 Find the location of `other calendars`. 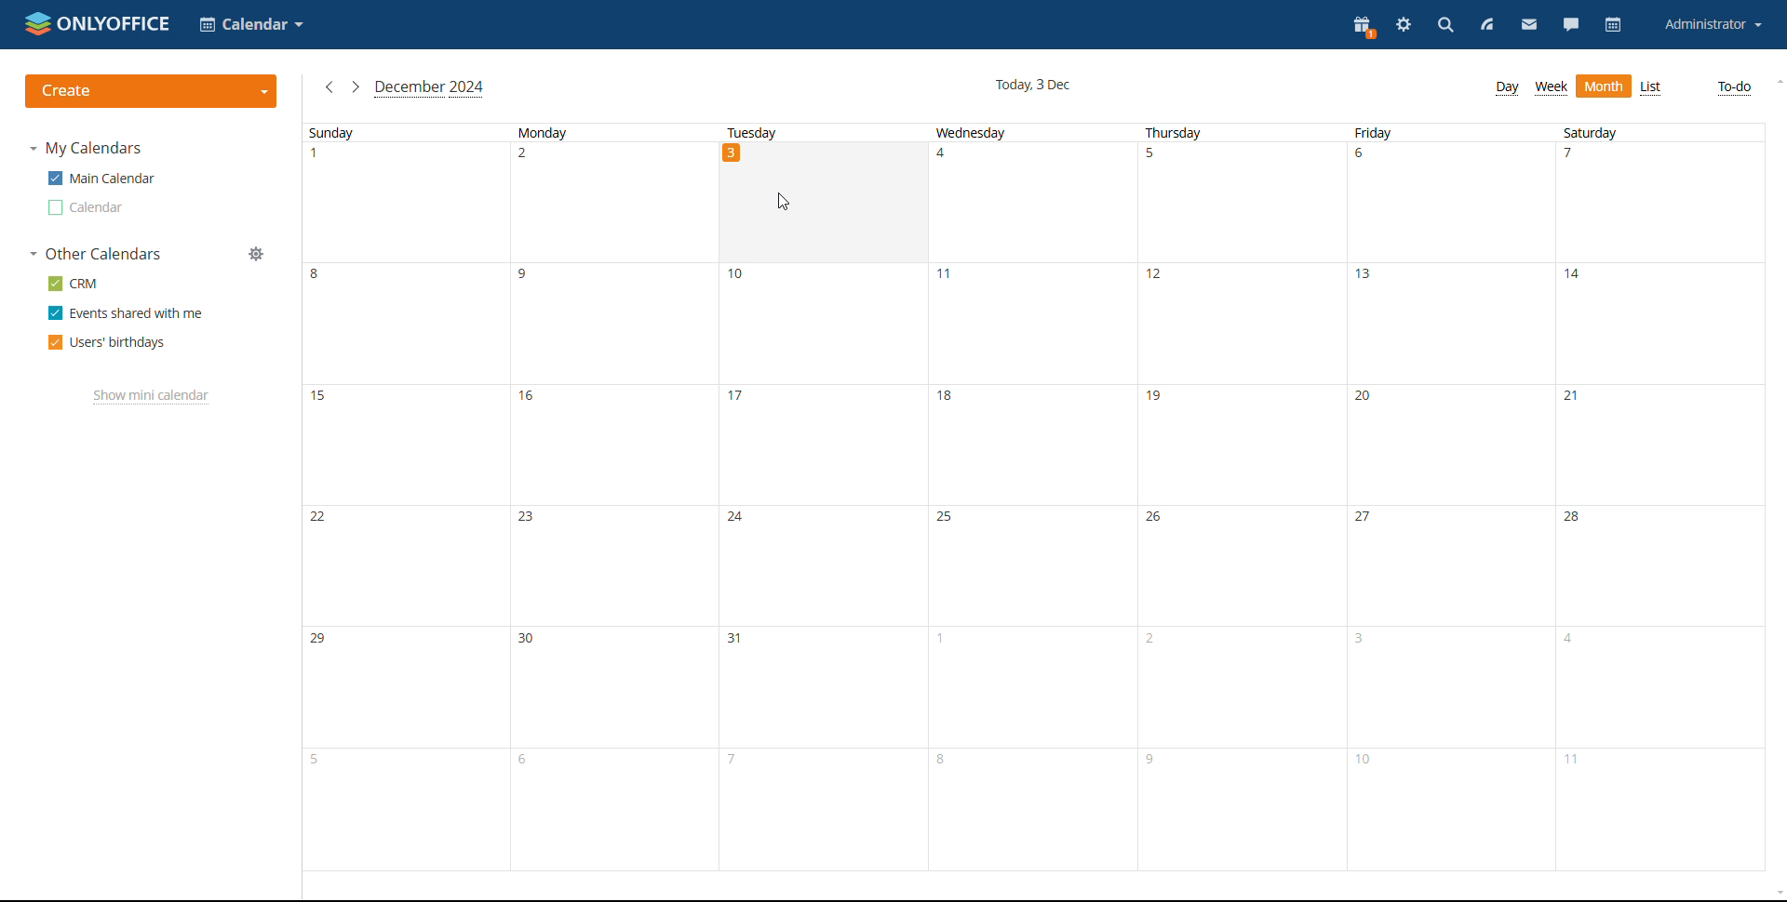

other calendars is located at coordinates (95, 253).